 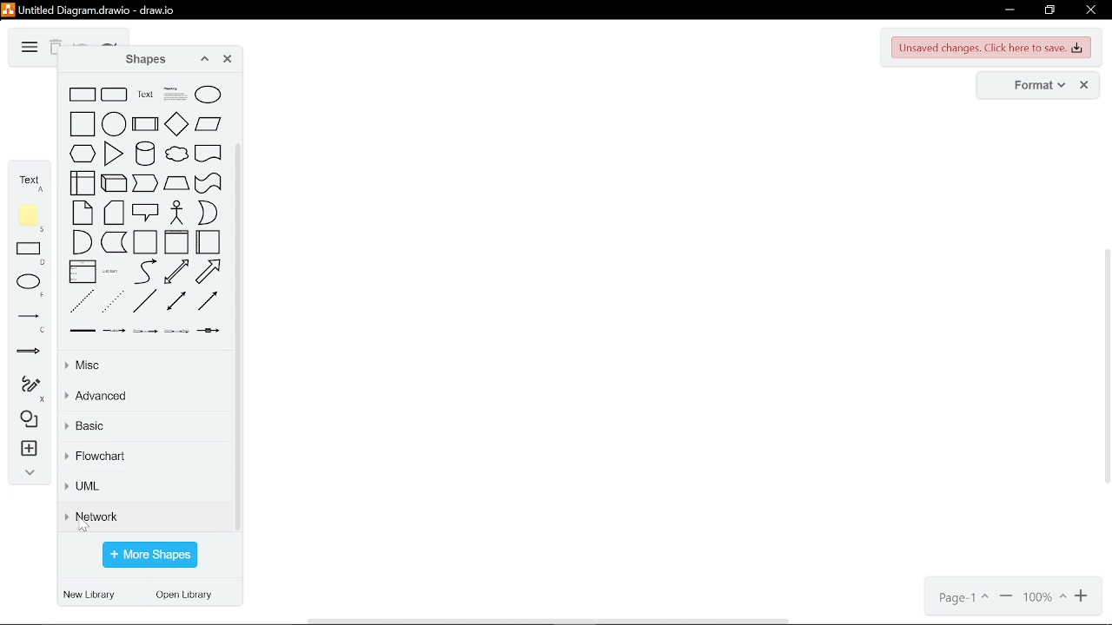 I want to click on list, so click(x=83, y=271).